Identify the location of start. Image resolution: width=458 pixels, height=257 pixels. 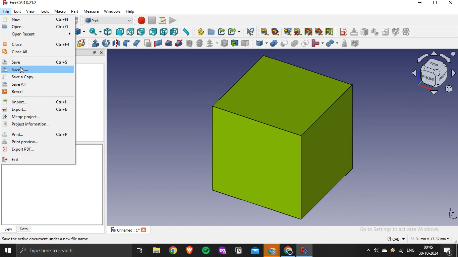
(7, 251).